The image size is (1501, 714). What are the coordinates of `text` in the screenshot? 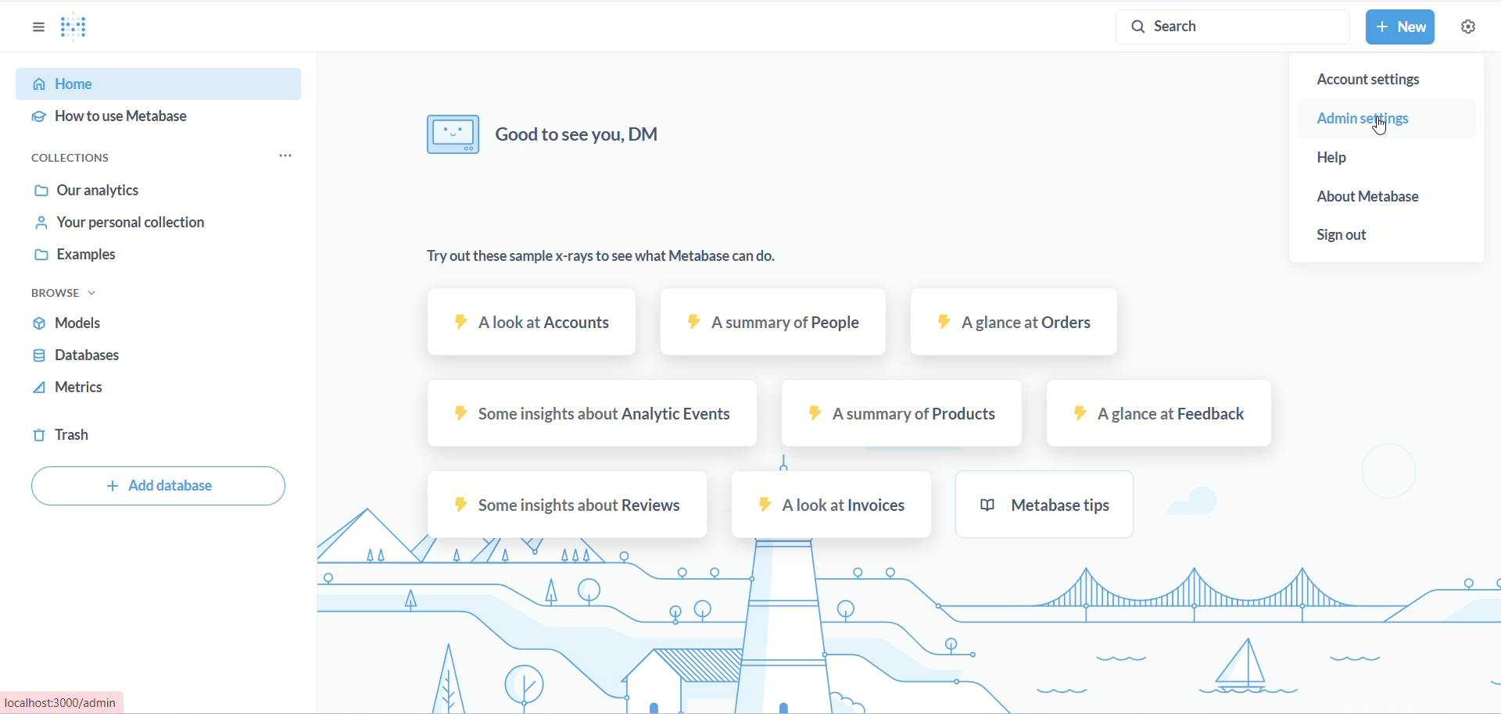 It's located at (564, 138).